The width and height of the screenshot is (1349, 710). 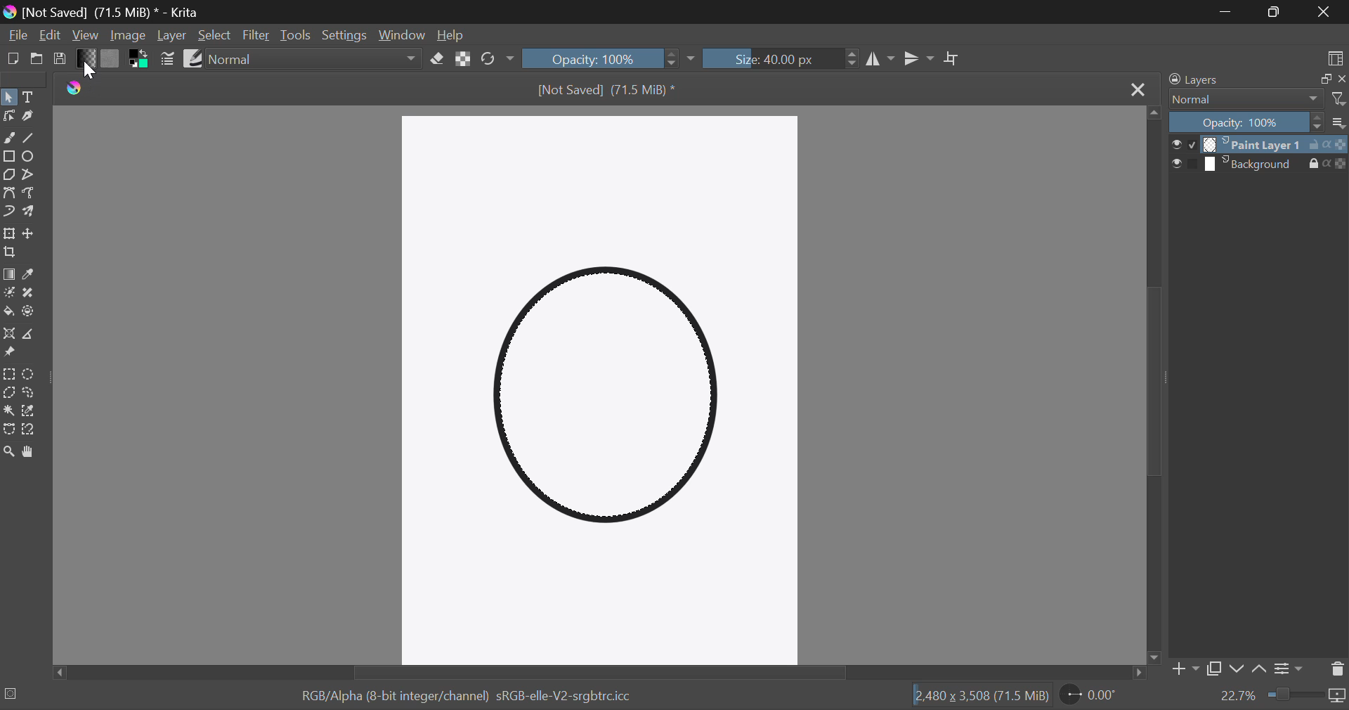 What do you see at coordinates (920, 60) in the screenshot?
I see `Horizontal Mirror Flip` at bounding box center [920, 60].